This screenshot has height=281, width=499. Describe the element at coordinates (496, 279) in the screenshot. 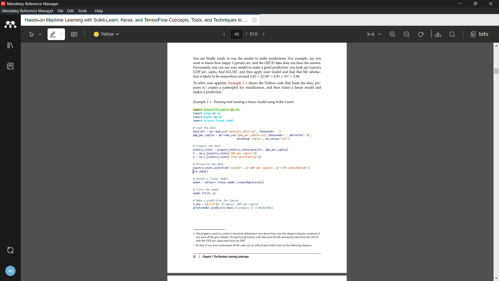

I see `scroll down` at that location.